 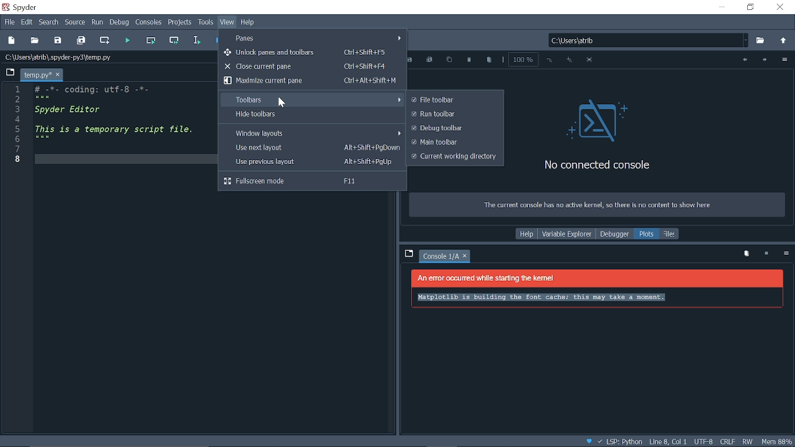 What do you see at coordinates (65, 57) in the screenshot?
I see `Location` at bounding box center [65, 57].